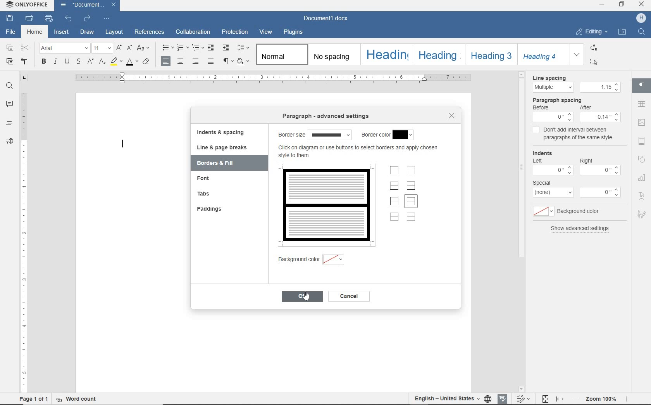 This screenshot has height=405, width=651. Describe the element at coordinates (503, 398) in the screenshot. I see `Spell Check` at that location.